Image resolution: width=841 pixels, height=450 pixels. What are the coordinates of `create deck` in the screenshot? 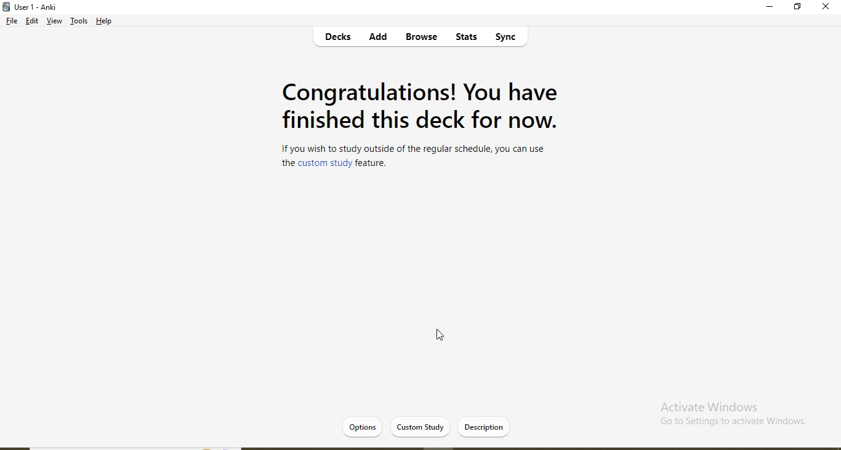 It's located at (429, 426).